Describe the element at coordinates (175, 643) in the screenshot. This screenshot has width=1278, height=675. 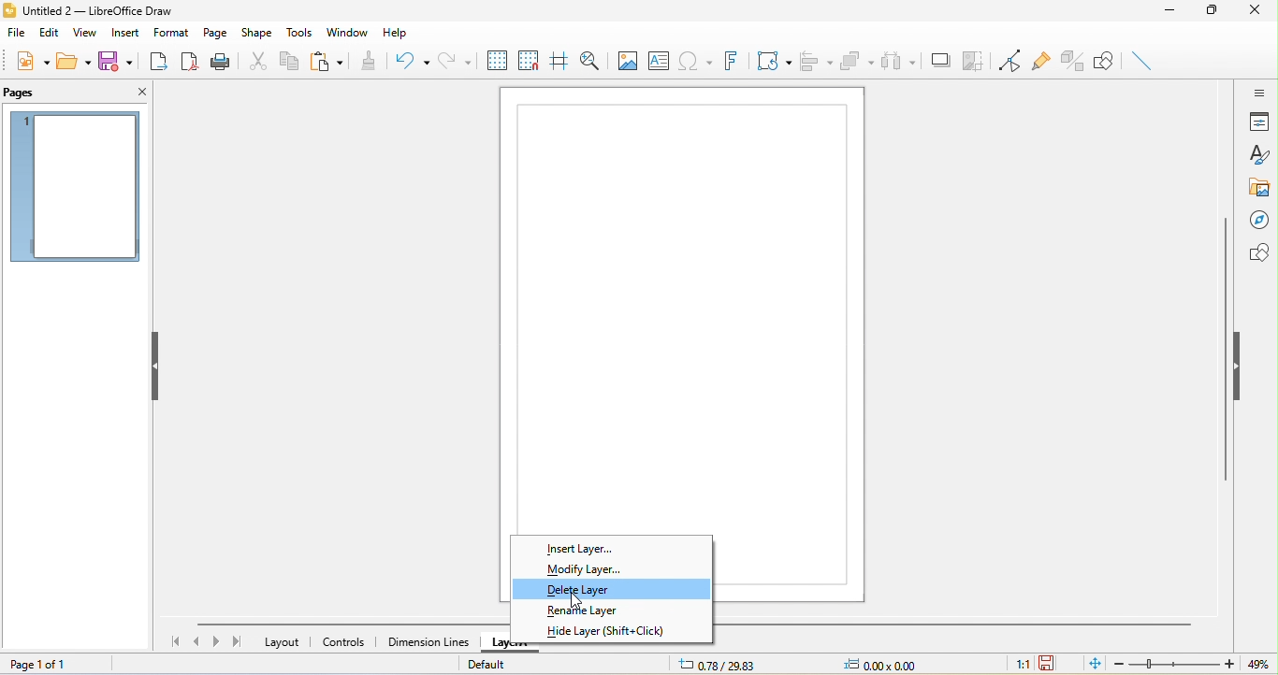
I see `first page` at that location.